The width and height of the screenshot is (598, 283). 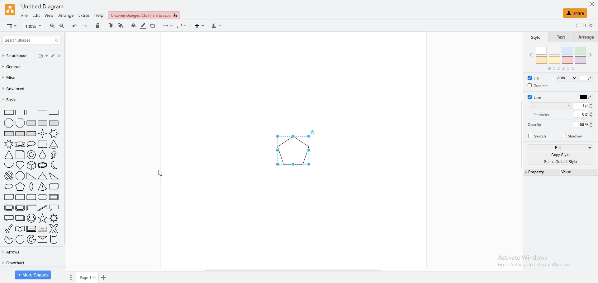 What do you see at coordinates (53, 26) in the screenshot?
I see `zoom in` at bounding box center [53, 26].